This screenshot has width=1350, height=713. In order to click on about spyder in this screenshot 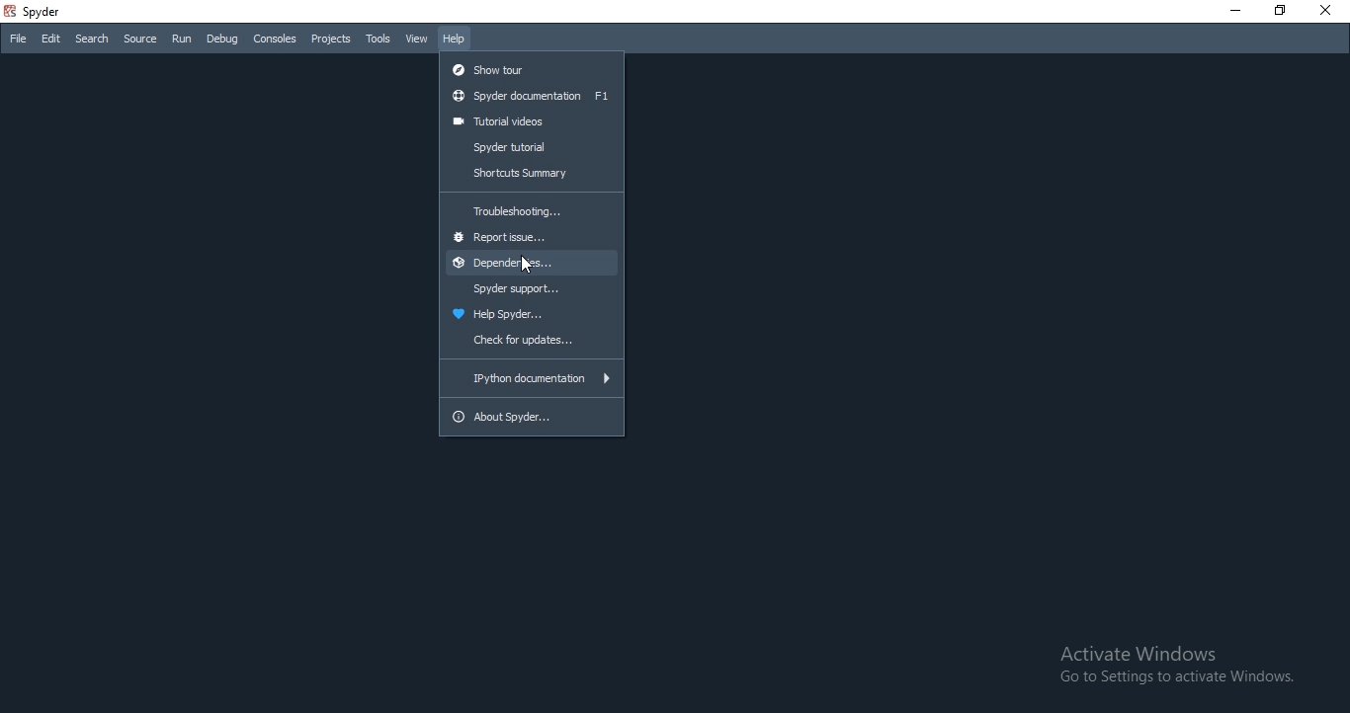, I will do `click(533, 421)`.